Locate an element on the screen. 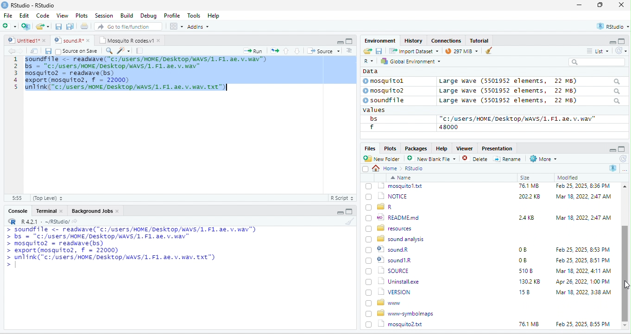 This screenshot has width=631, height=334. 9 mb is located at coordinates (460, 52).